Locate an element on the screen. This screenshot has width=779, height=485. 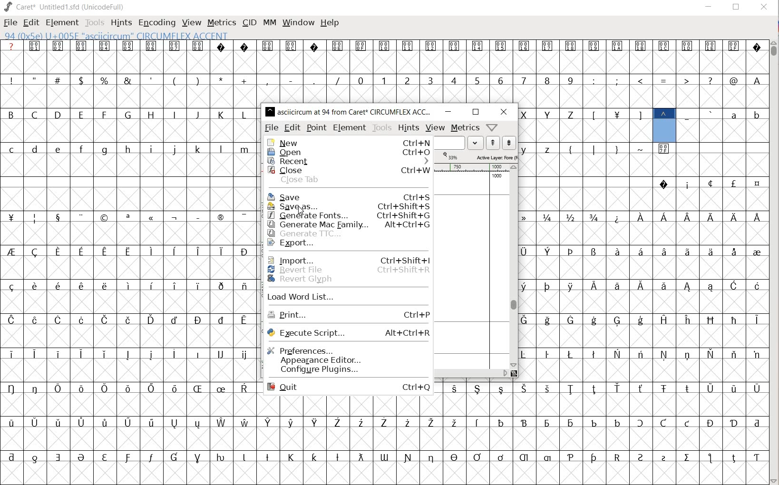
show the previous word on the list is located at coordinates (508, 142).